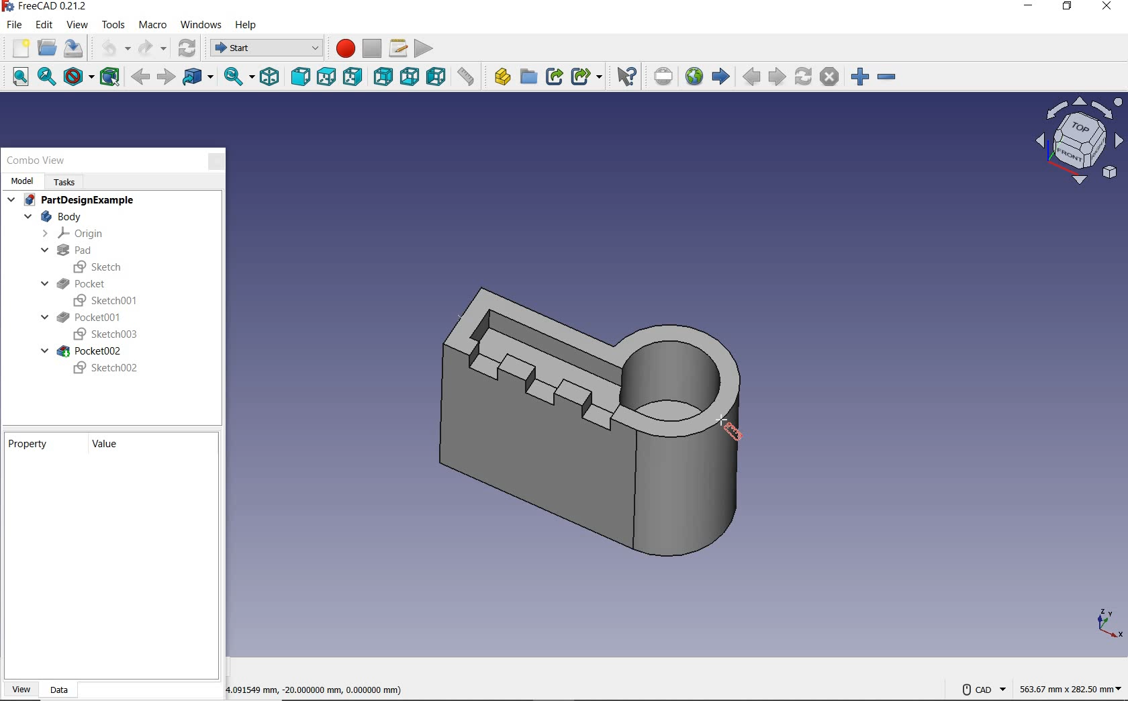  I want to click on BODY, so click(52, 217).